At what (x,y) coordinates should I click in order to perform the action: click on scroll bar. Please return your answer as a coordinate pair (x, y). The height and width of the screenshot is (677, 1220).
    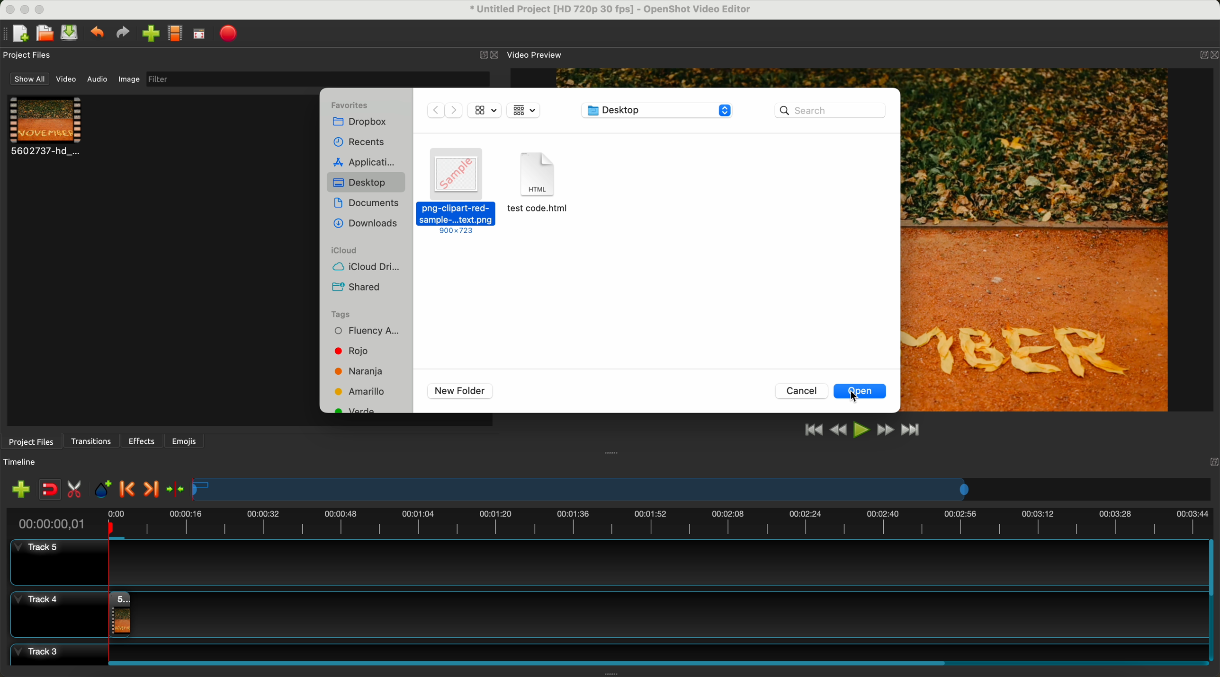
    Looking at the image, I should click on (654, 661).